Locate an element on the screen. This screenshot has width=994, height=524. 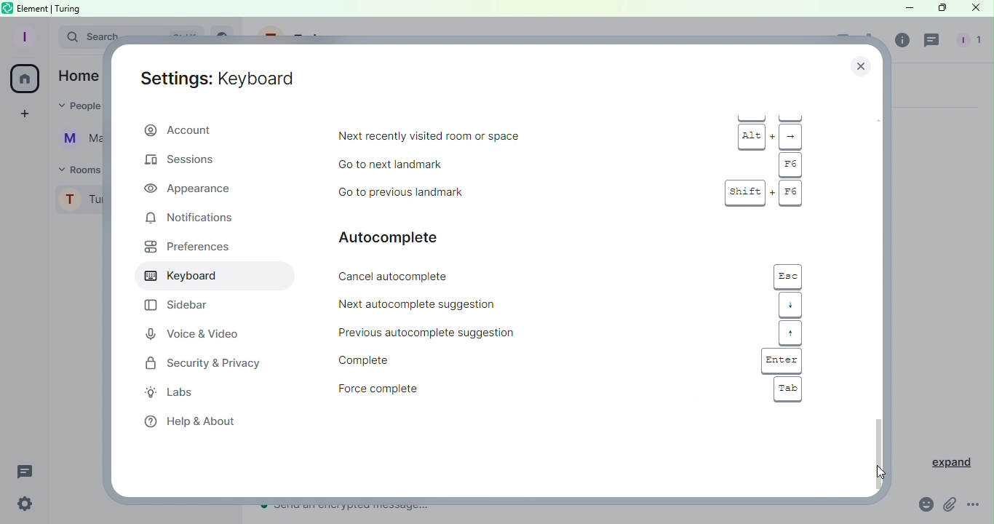
Create a space is located at coordinates (22, 116).